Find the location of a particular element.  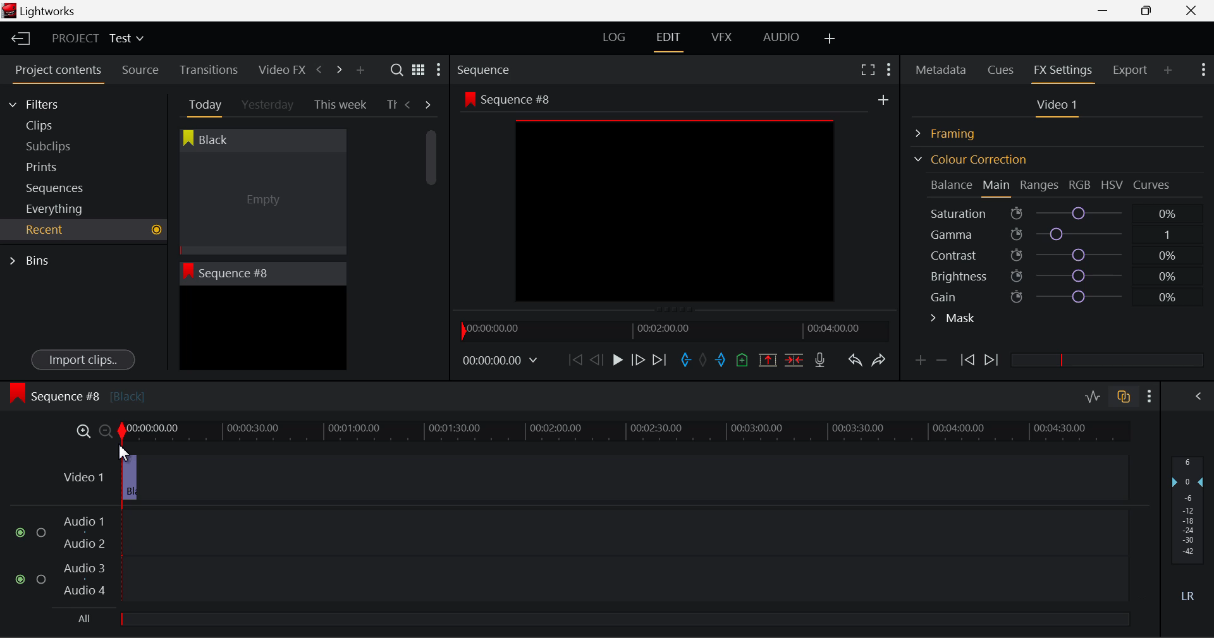

Filters is located at coordinates (46, 102).